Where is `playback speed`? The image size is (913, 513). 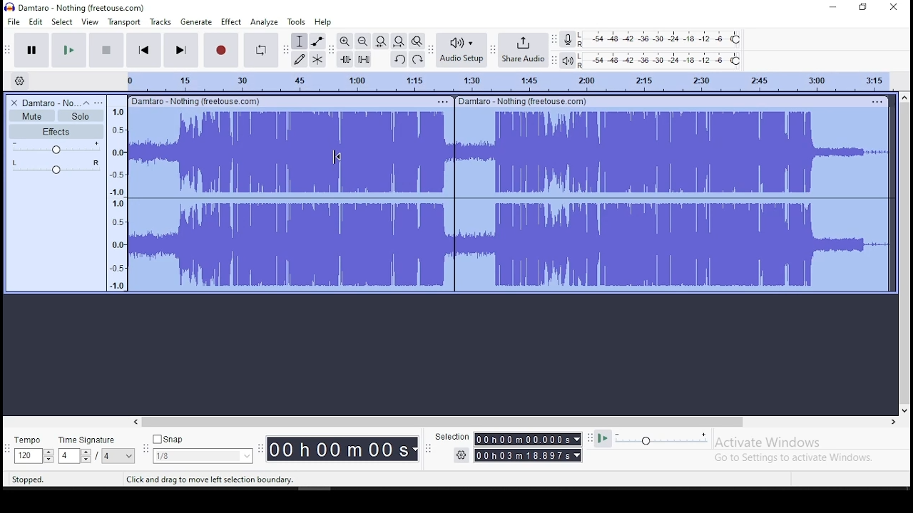 playback speed is located at coordinates (662, 440).